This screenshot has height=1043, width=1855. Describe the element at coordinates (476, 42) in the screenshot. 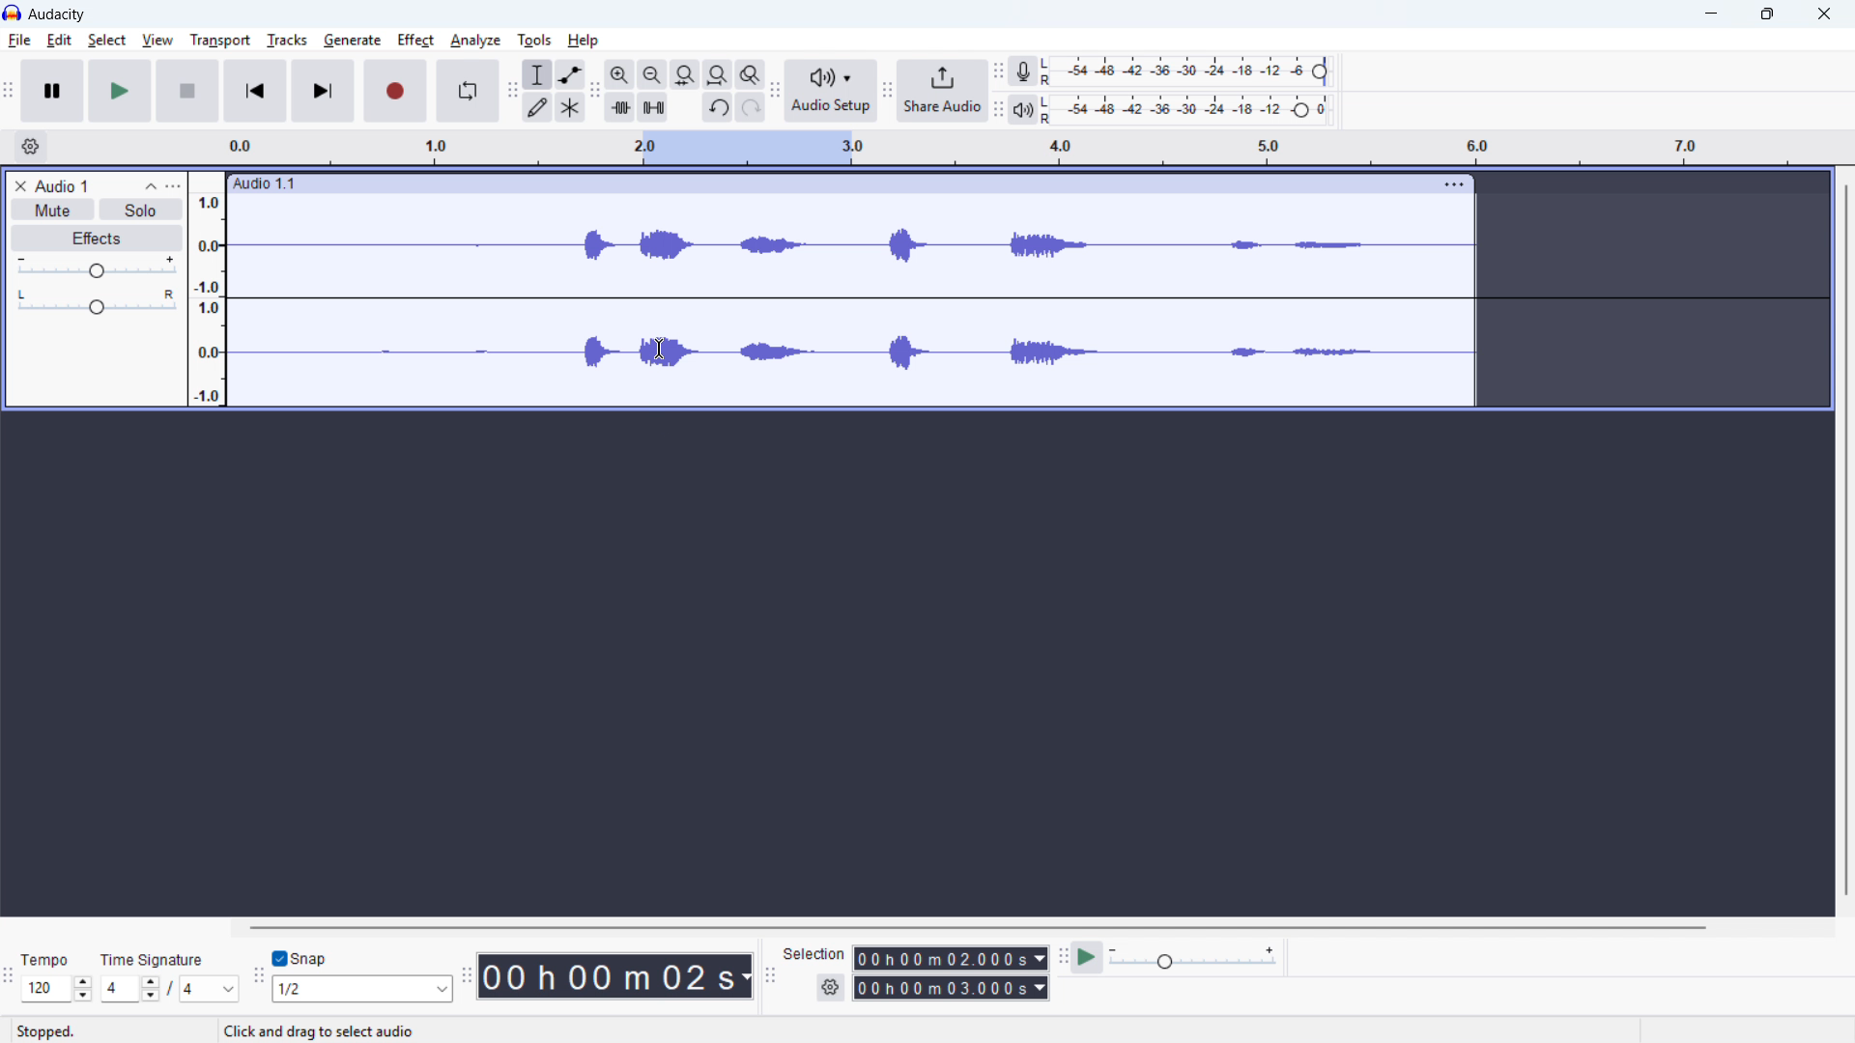

I see `Analyse` at that location.